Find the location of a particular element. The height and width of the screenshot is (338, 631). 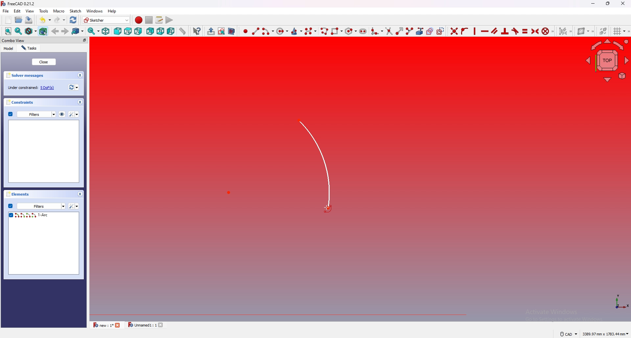

Under constrained: 5 DoF(s) is located at coordinates (32, 88).